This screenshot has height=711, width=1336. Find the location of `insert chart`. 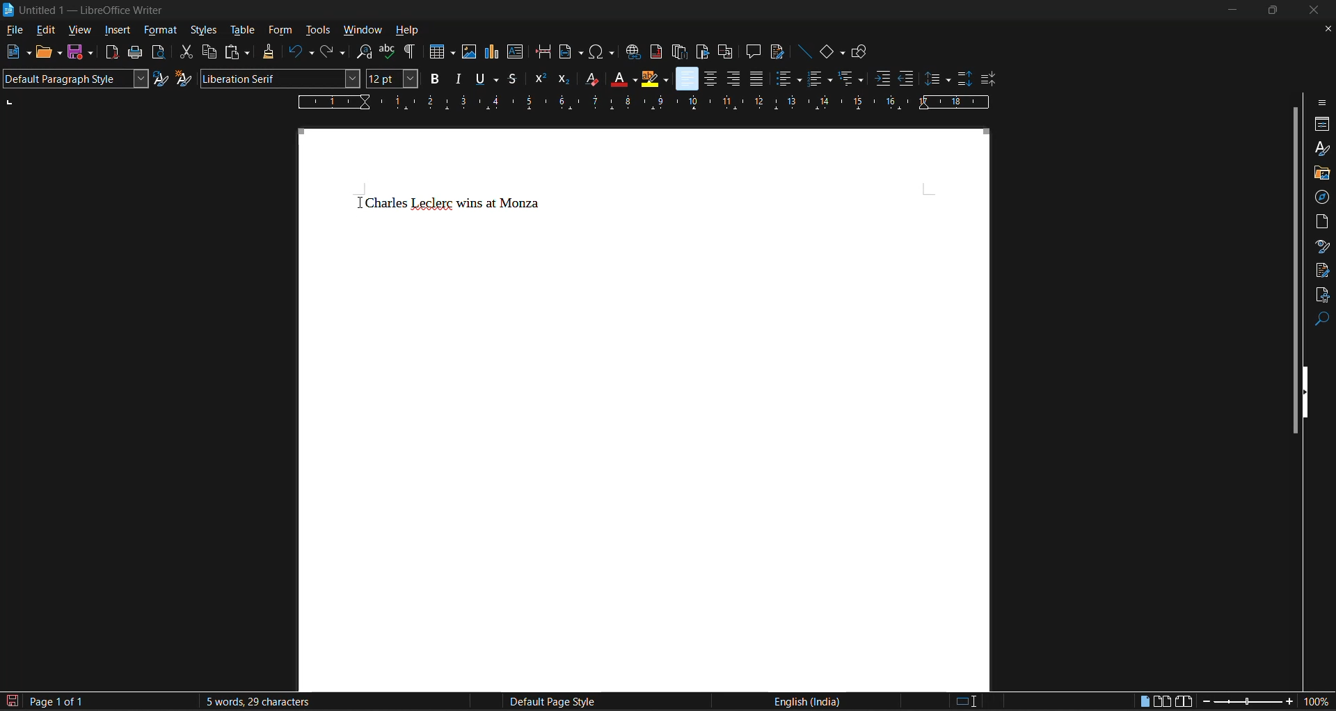

insert chart is located at coordinates (494, 52).